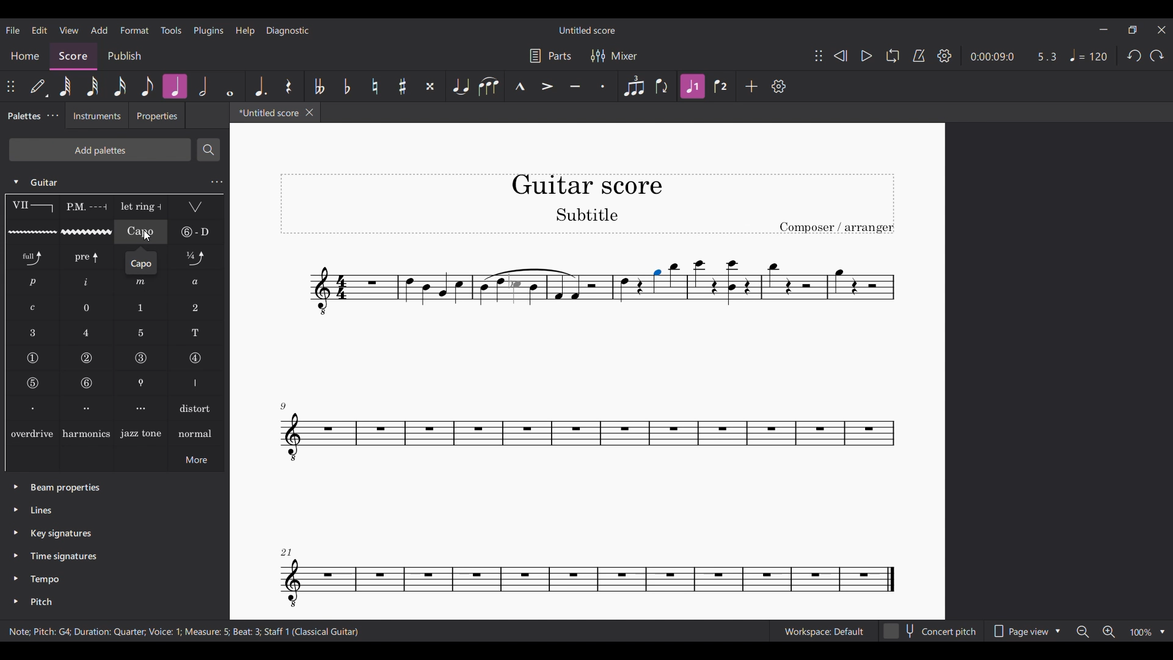 Image resolution: width=1173 pixels, height=660 pixels. Describe the element at coordinates (100, 150) in the screenshot. I see `Add palette` at that location.